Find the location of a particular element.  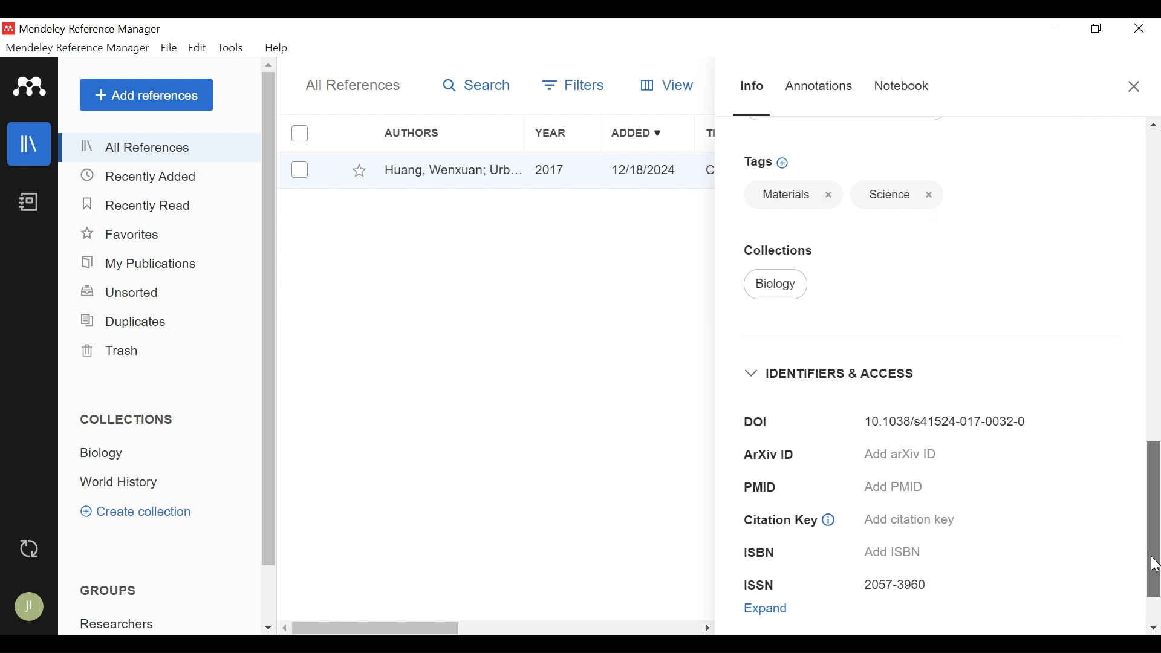

Create Collection is located at coordinates (135, 511).